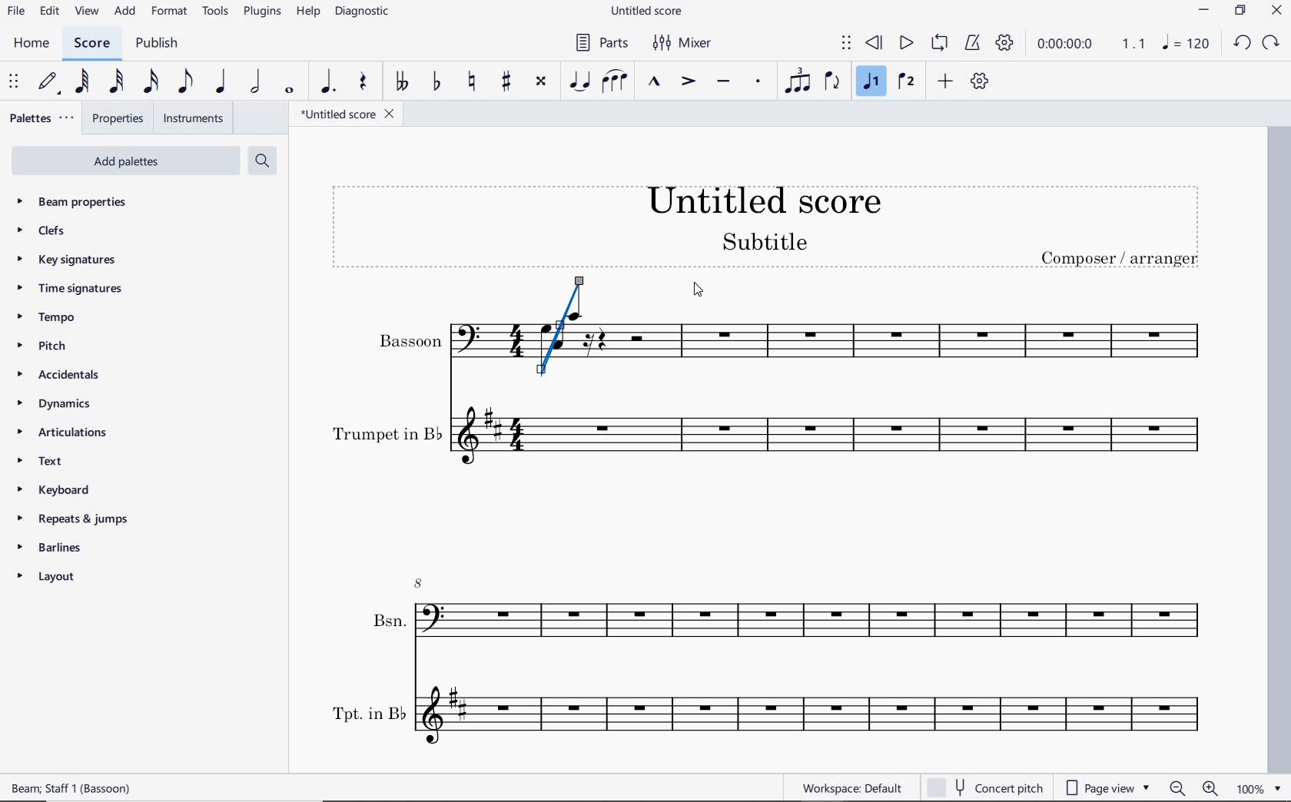 Image resolution: width=1291 pixels, height=802 pixels. Describe the element at coordinates (157, 44) in the screenshot. I see `publish` at that location.